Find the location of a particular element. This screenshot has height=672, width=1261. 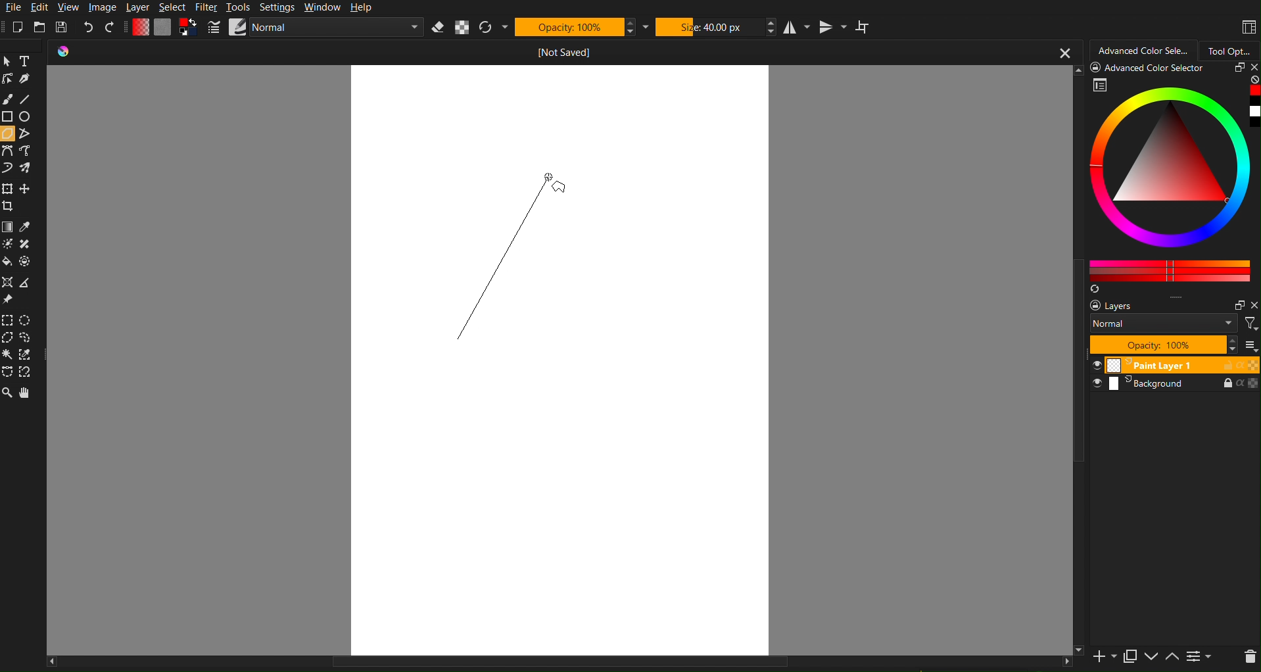

elliptical Selection Tools is located at coordinates (28, 318).